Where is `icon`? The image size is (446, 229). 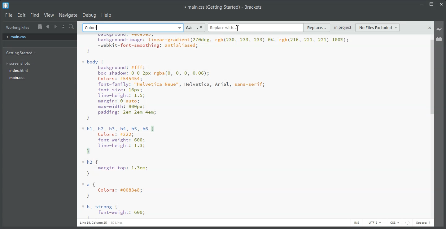 icon is located at coordinates (407, 223).